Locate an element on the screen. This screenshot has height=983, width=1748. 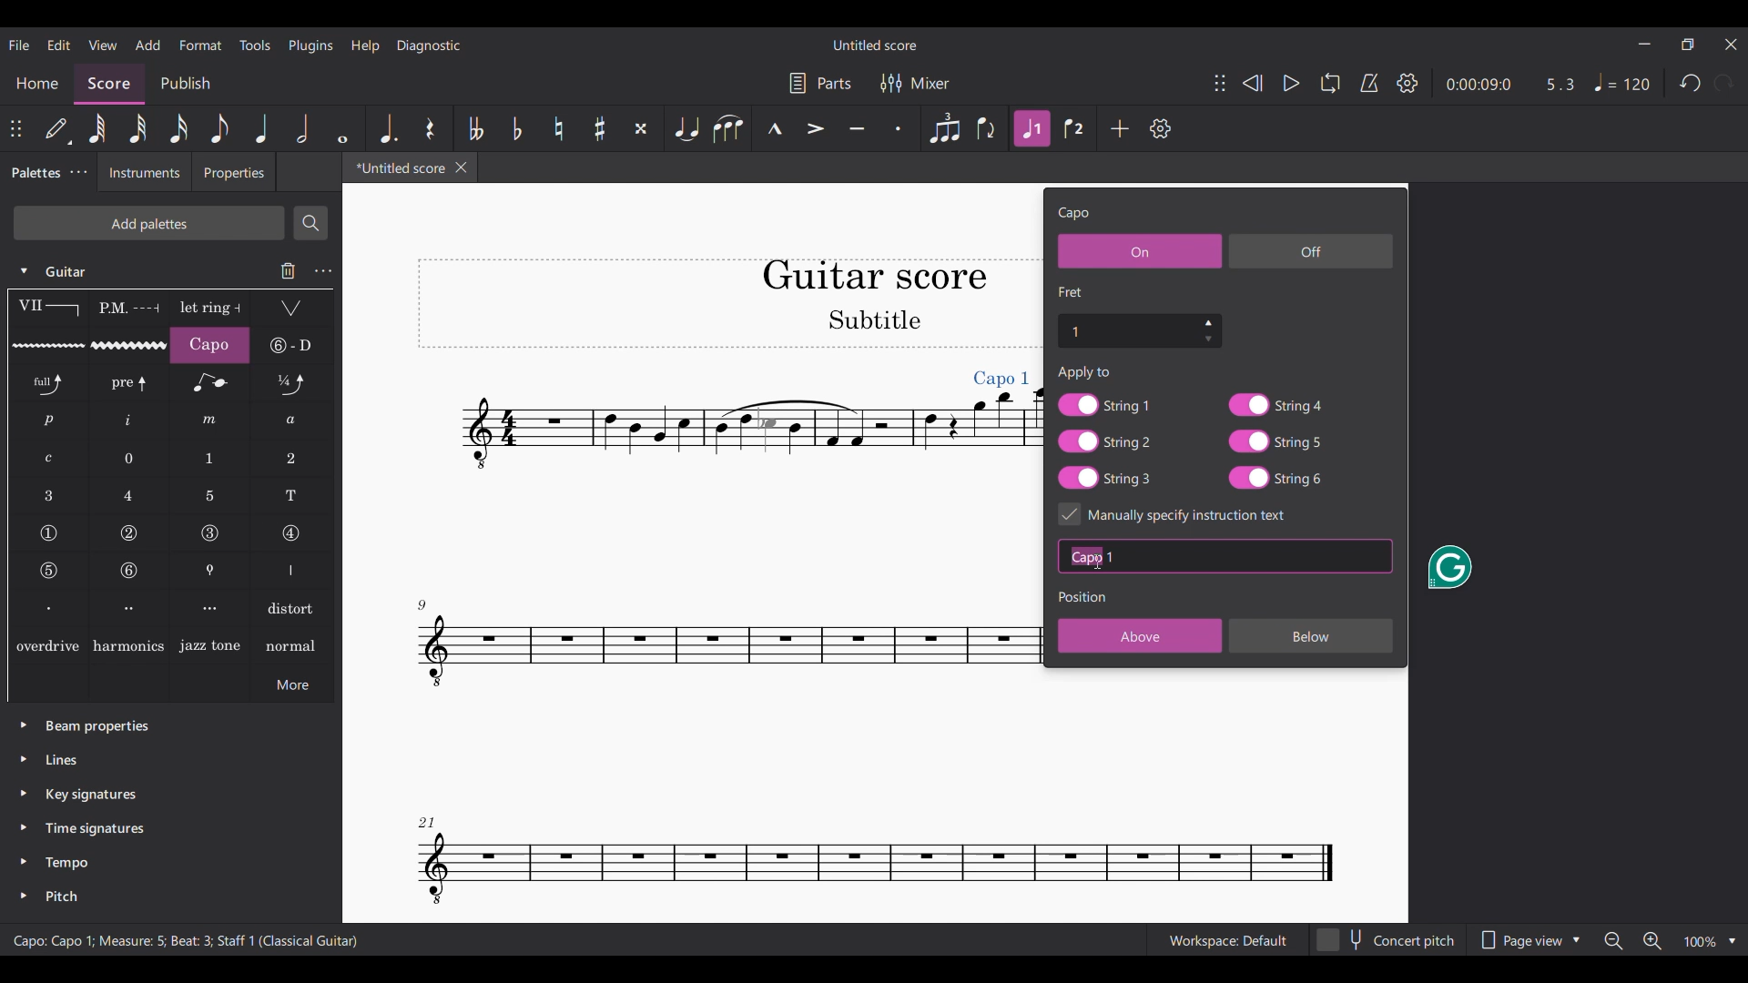
Metronome is located at coordinates (1369, 83).